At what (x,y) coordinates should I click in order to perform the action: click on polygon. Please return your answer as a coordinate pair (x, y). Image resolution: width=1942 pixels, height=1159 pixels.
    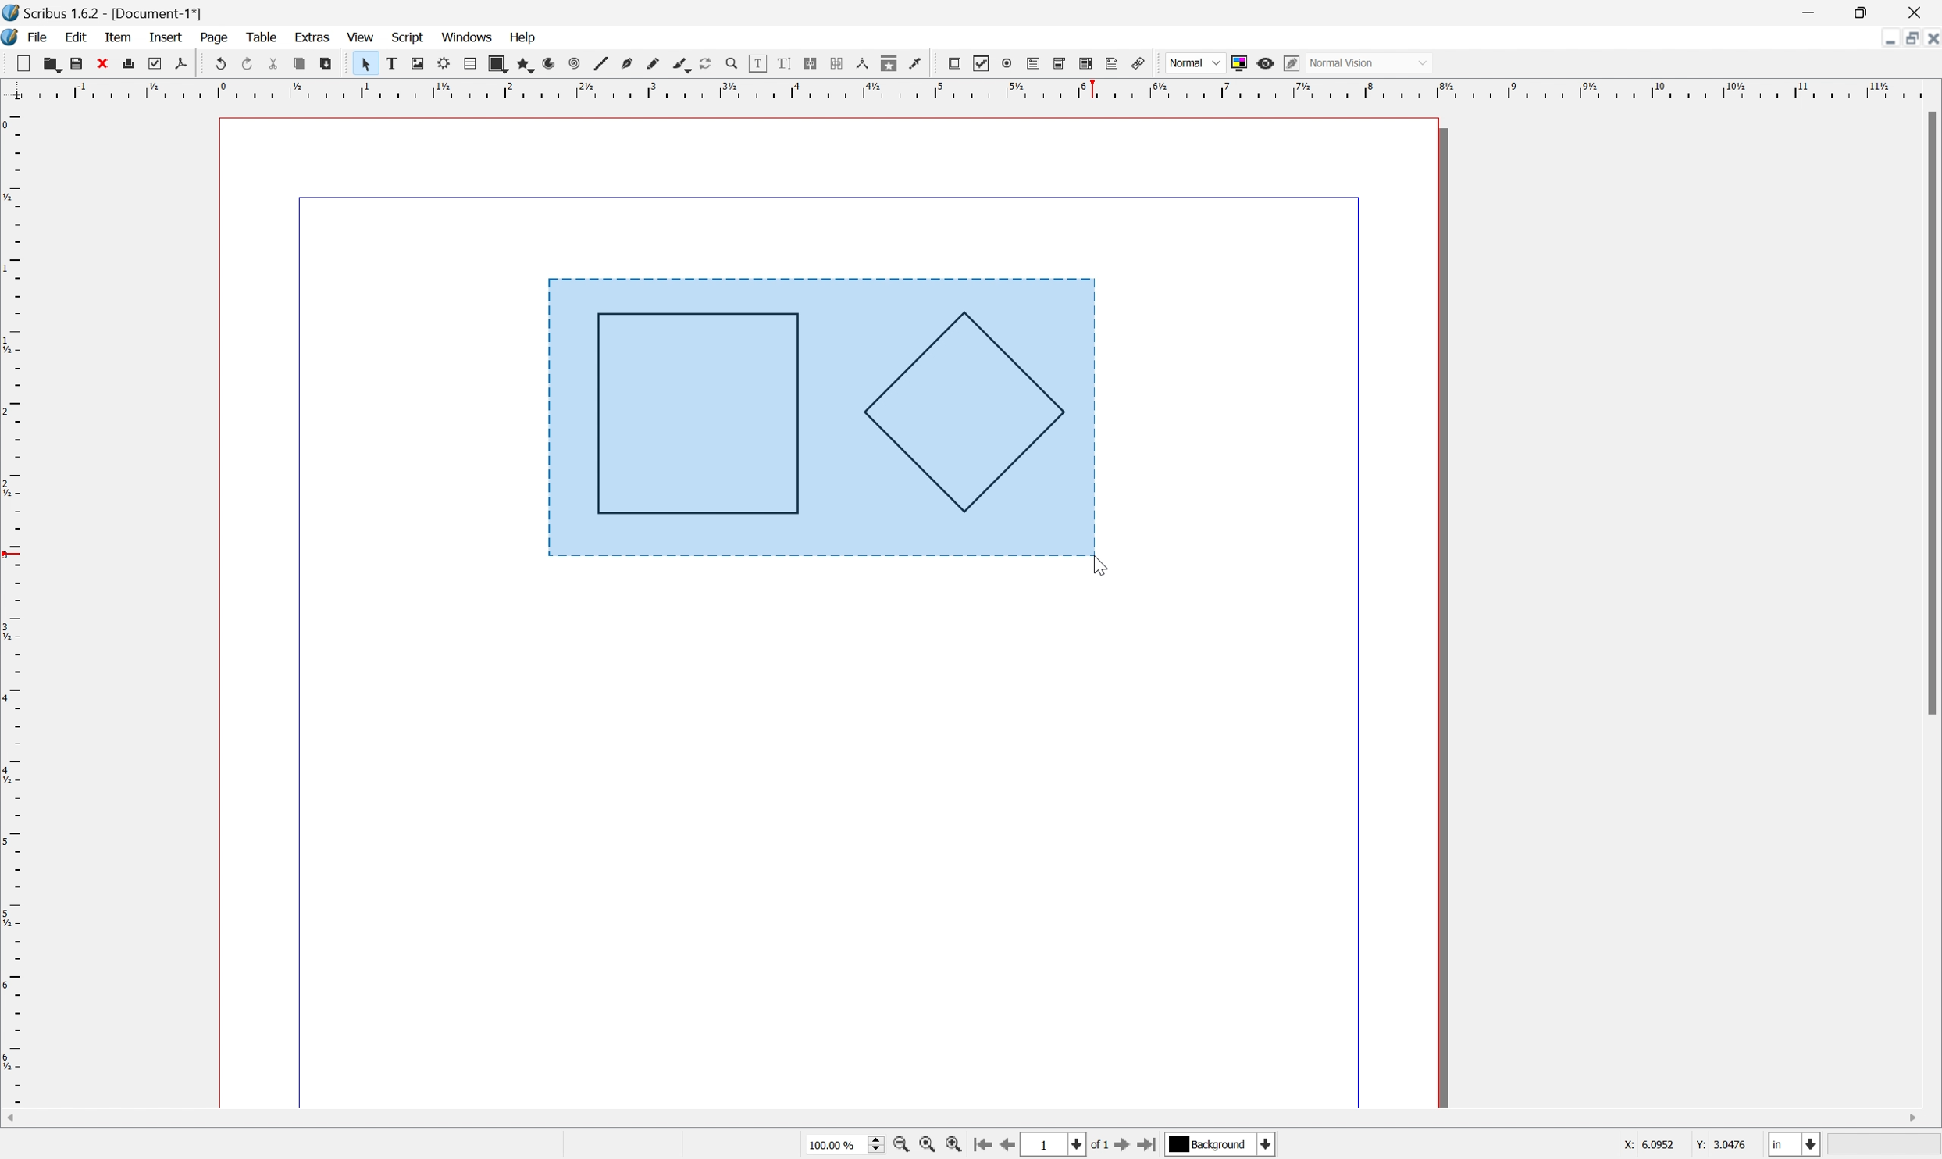
    Looking at the image, I should click on (519, 63).